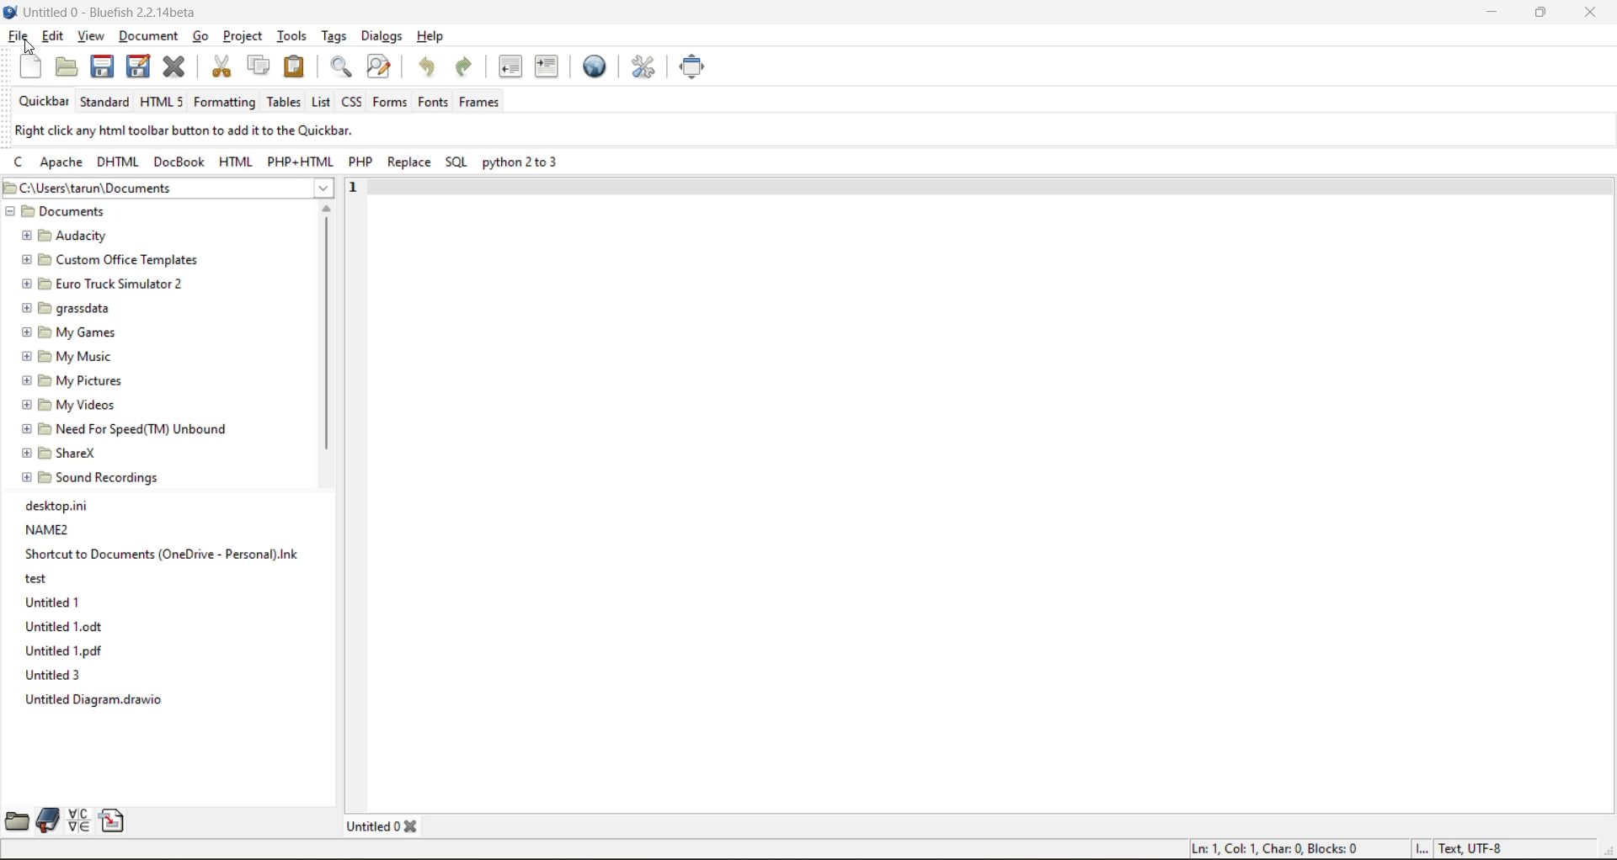 The image size is (1617, 860). What do you see at coordinates (357, 190) in the screenshot?
I see `1` at bounding box center [357, 190].